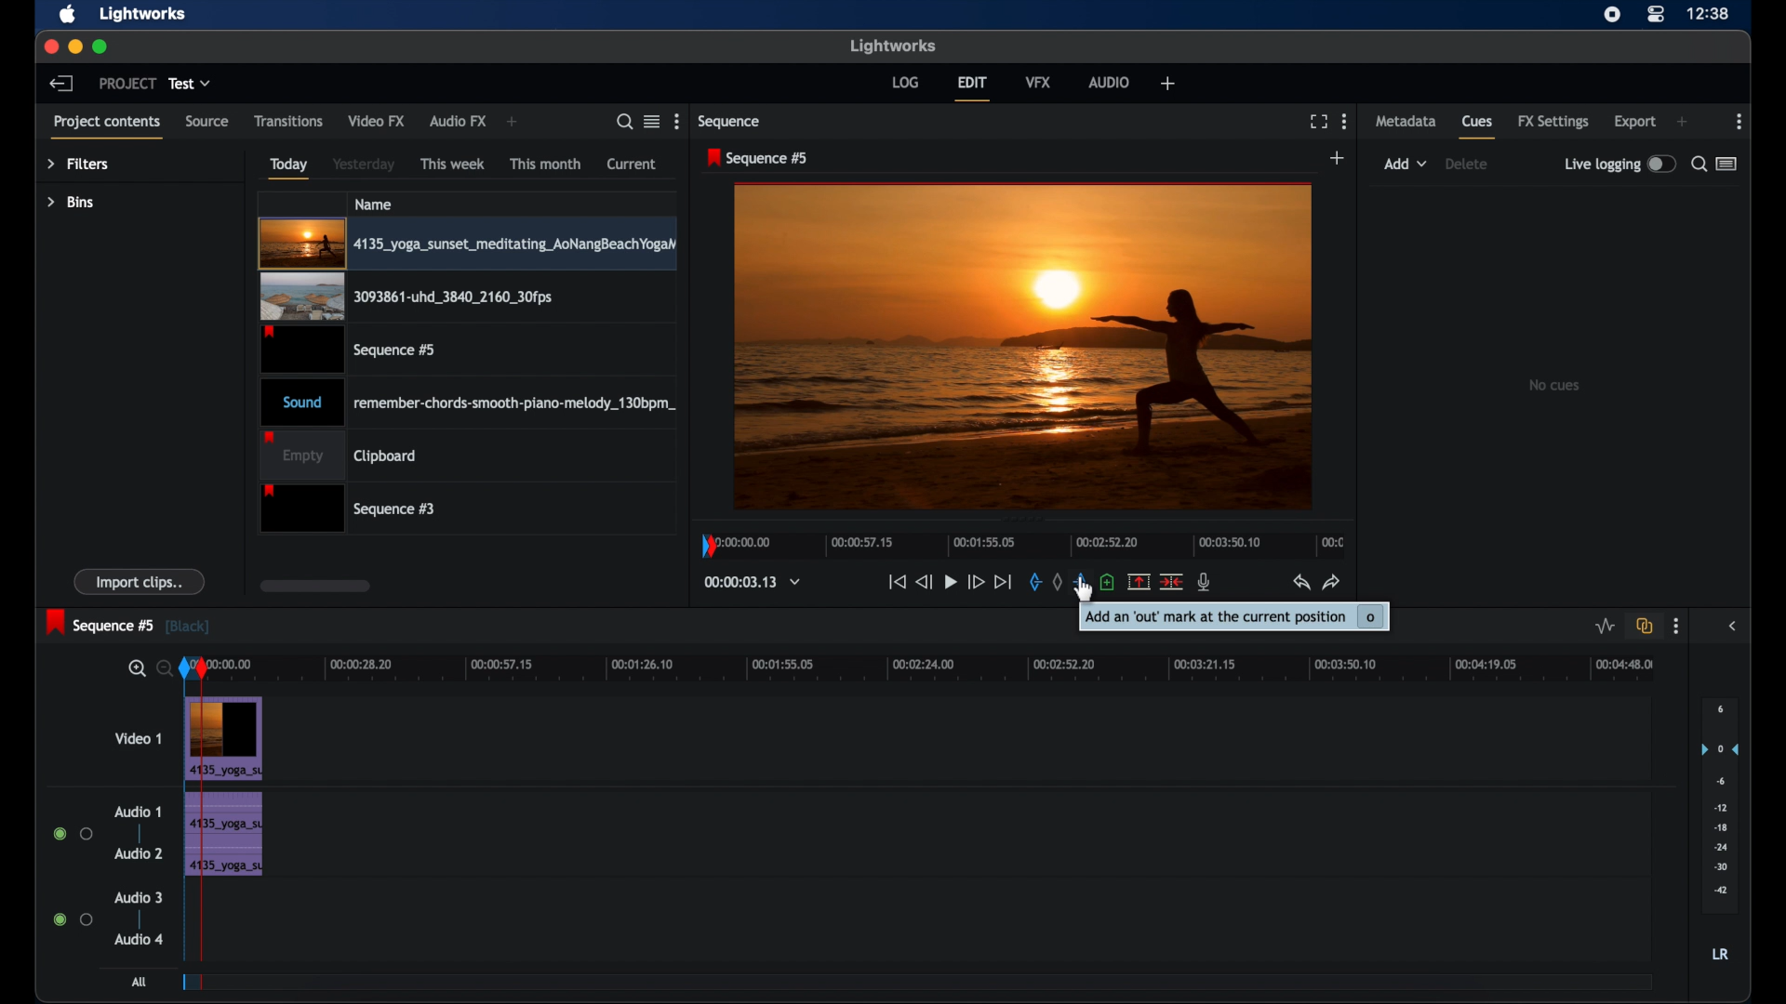 The width and height of the screenshot is (1786, 1004). What do you see at coordinates (1107, 81) in the screenshot?
I see `audio` at bounding box center [1107, 81].